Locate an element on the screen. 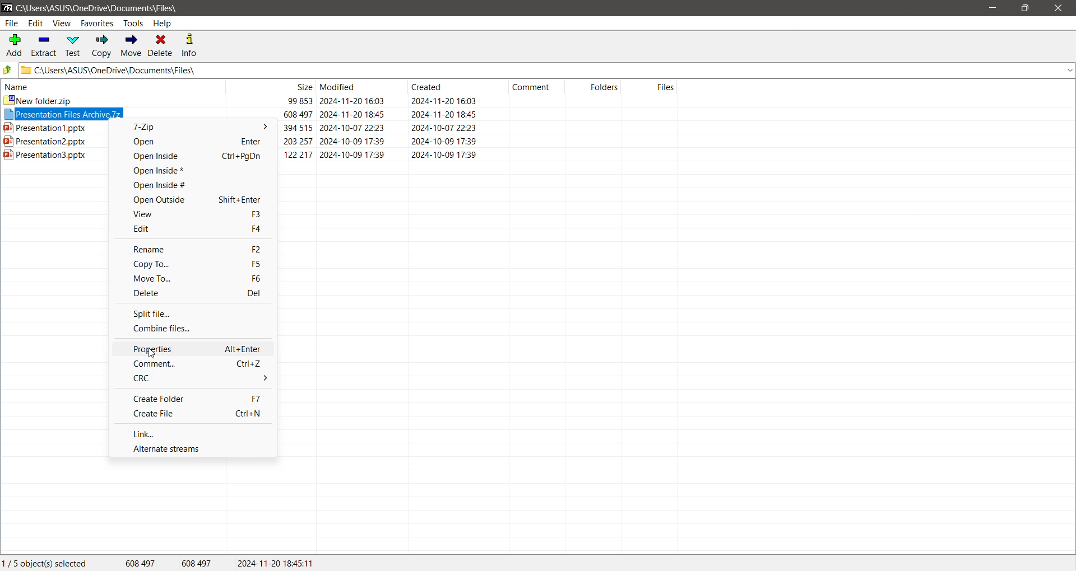 The height and width of the screenshot is (571, 1076). Split file is located at coordinates (156, 313).